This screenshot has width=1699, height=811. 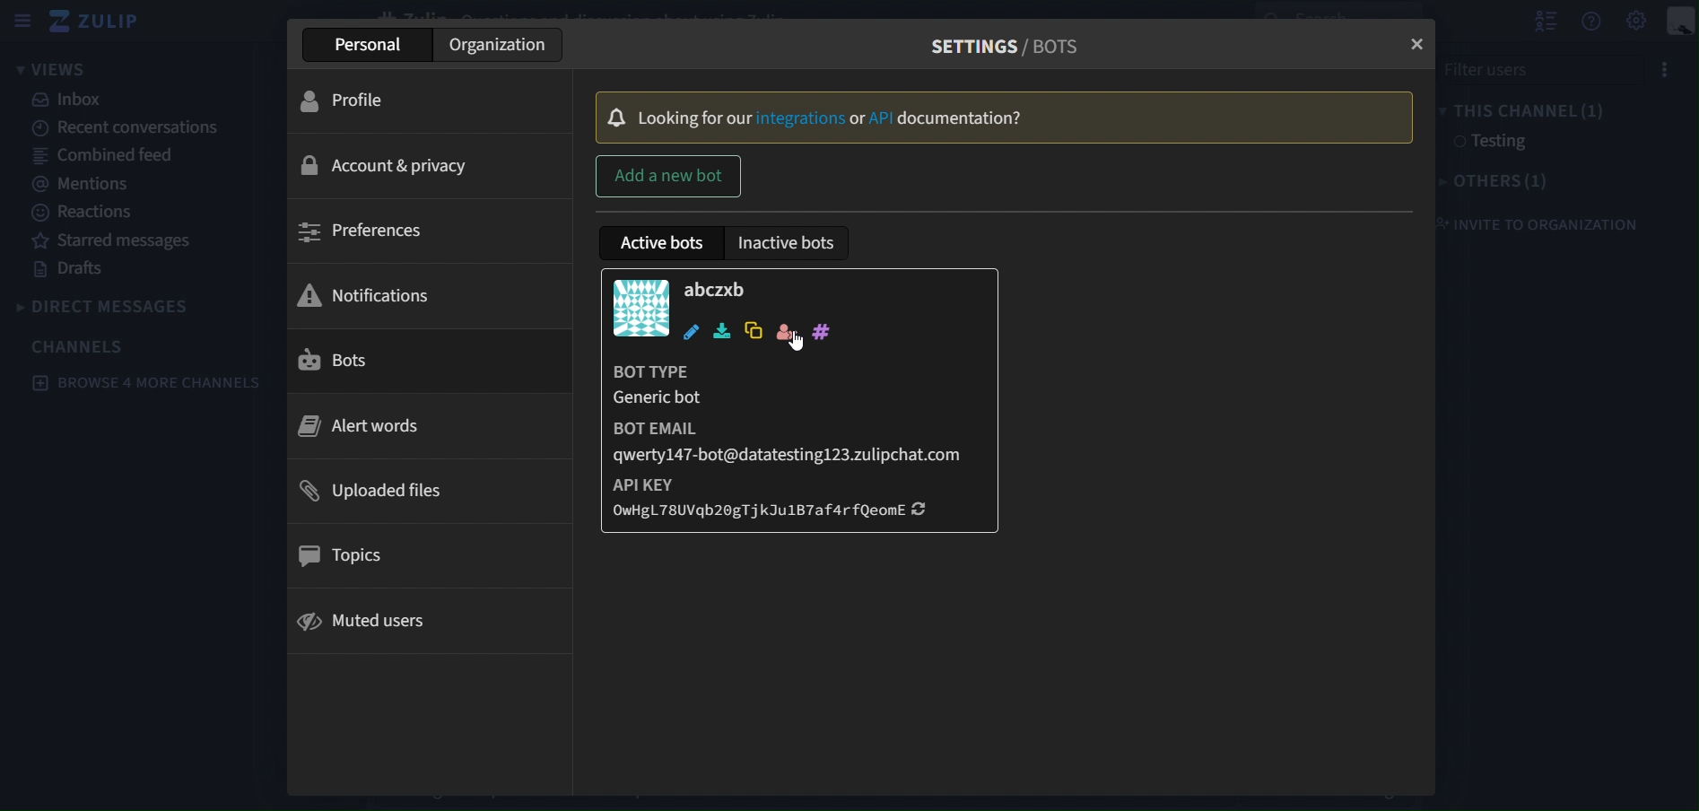 What do you see at coordinates (784, 333) in the screenshot?
I see `deactivate bot` at bounding box center [784, 333].